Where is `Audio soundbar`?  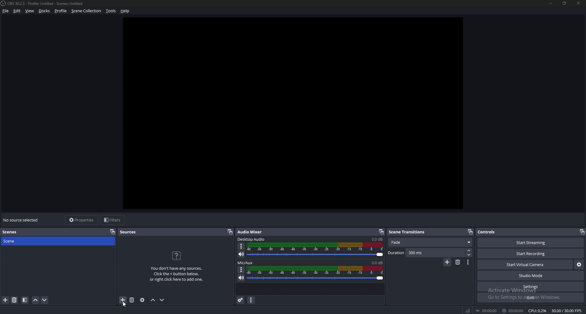 Audio soundbar is located at coordinates (315, 250).